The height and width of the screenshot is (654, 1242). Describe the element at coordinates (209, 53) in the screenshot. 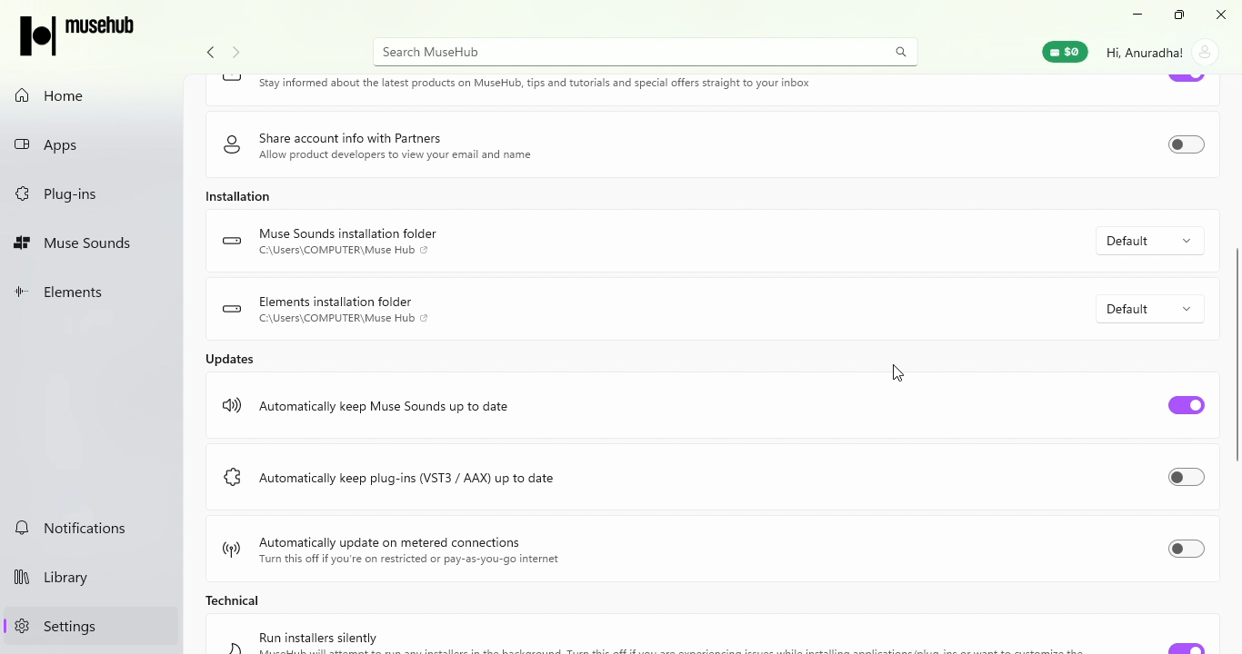

I see `Navigate back` at that location.